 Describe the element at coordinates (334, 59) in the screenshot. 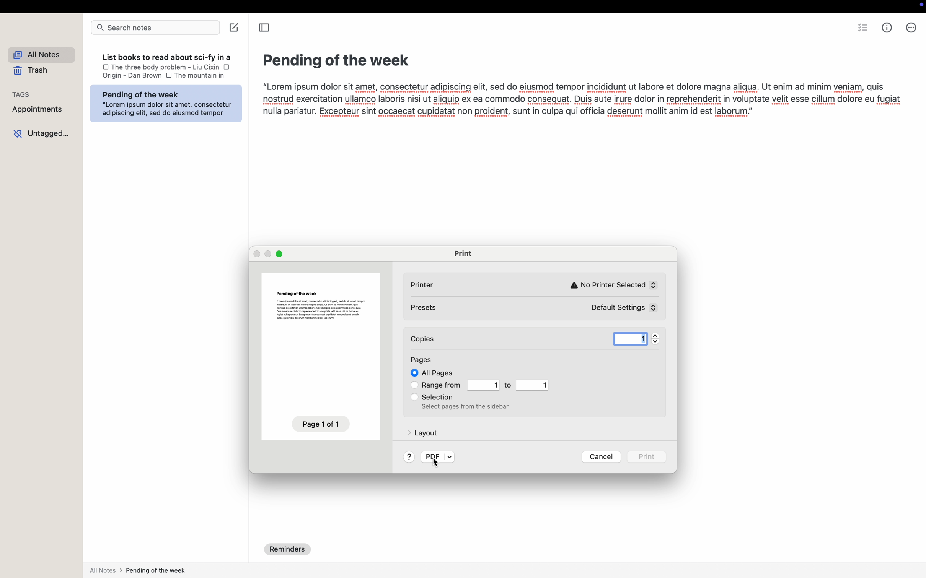

I see ` Pending of the week` at that location.